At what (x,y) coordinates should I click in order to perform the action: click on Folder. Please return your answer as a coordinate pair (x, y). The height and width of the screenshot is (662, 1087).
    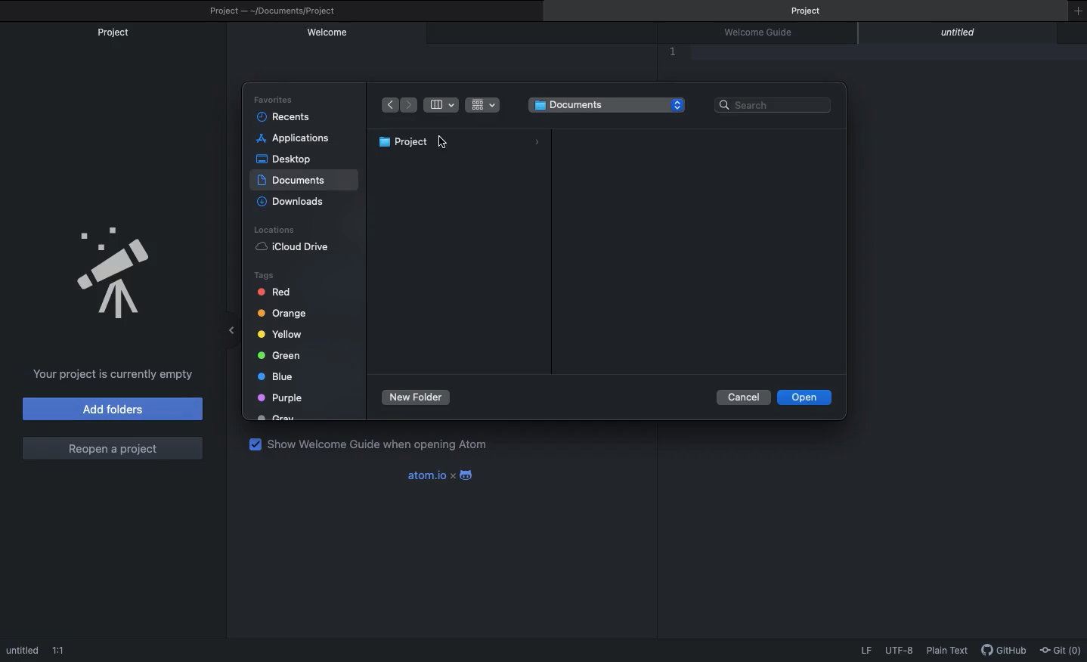
    Looking at the image, I should click on (610, 104).